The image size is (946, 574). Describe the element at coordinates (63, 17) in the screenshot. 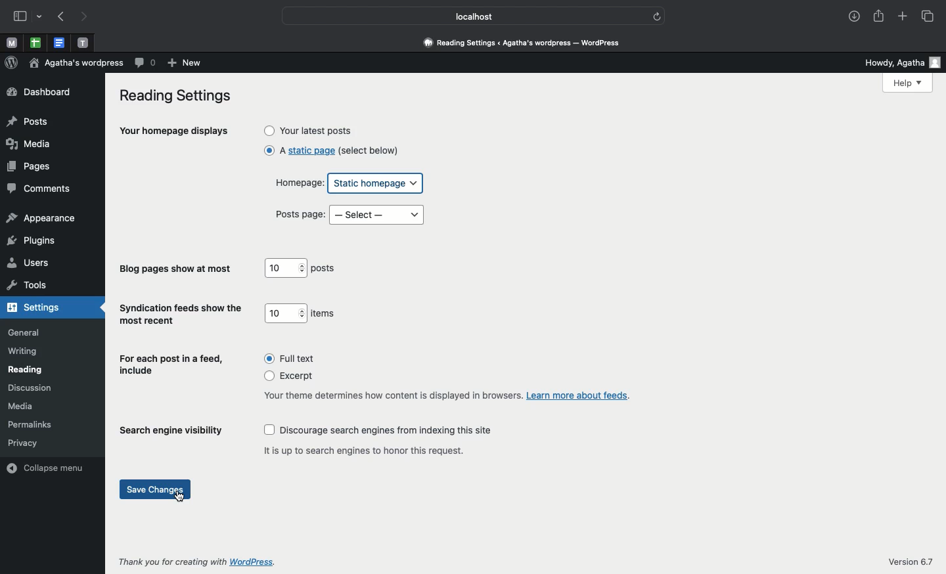

I see `Previous page` at that location.